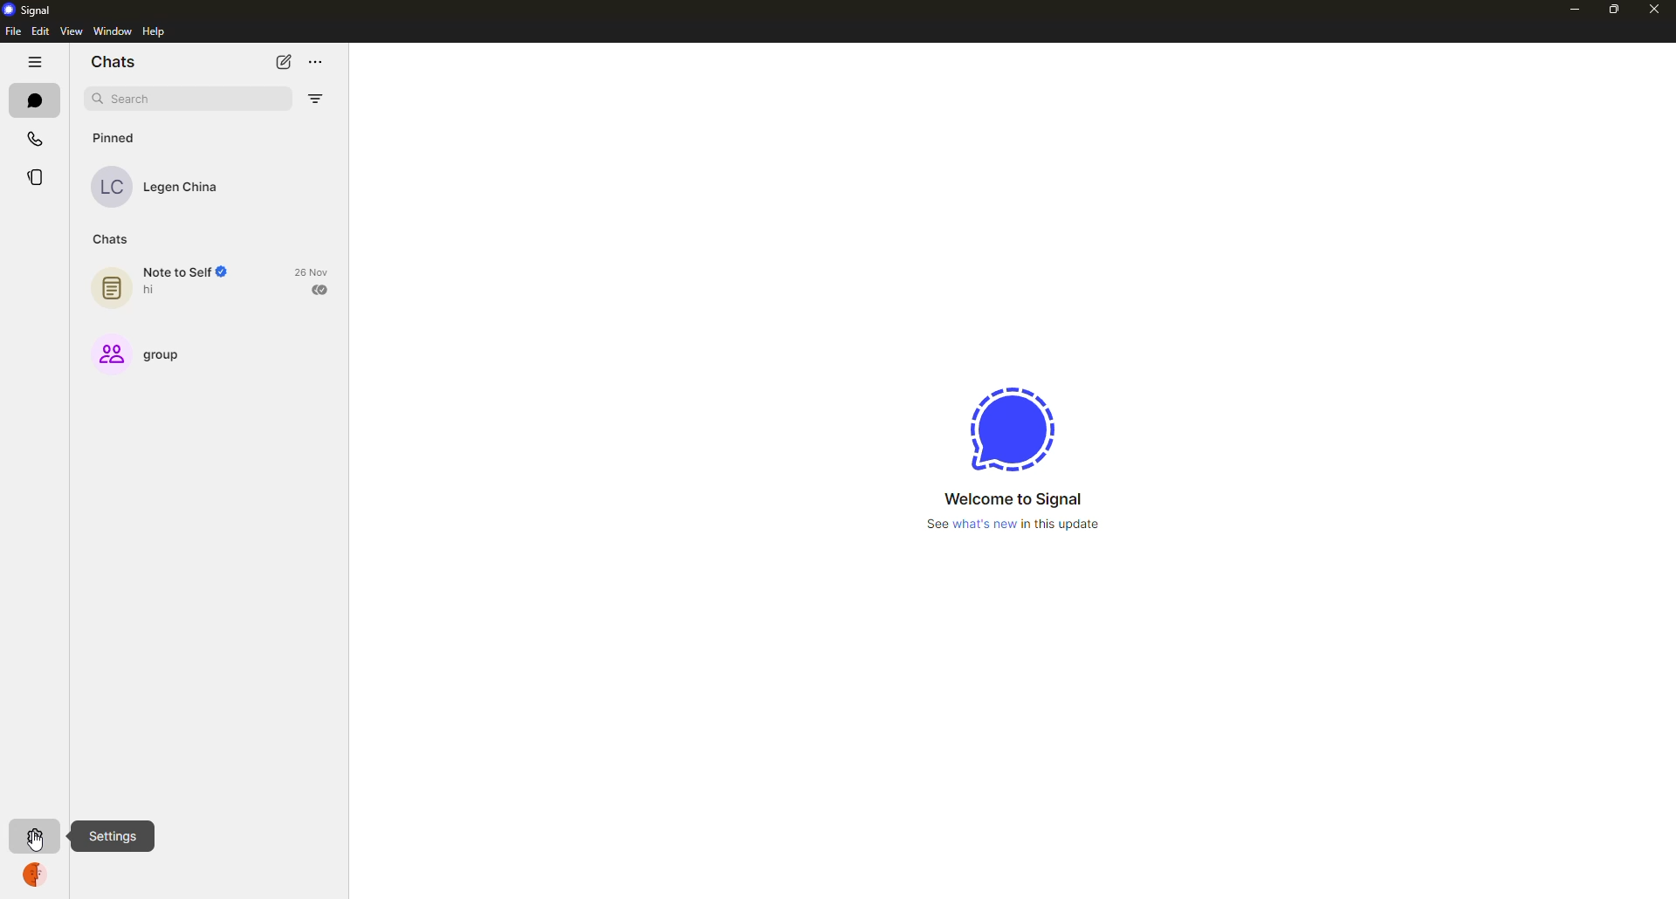  Describe the element at coordinates (116, 189) in the screenshot. I see `LC` at that location.